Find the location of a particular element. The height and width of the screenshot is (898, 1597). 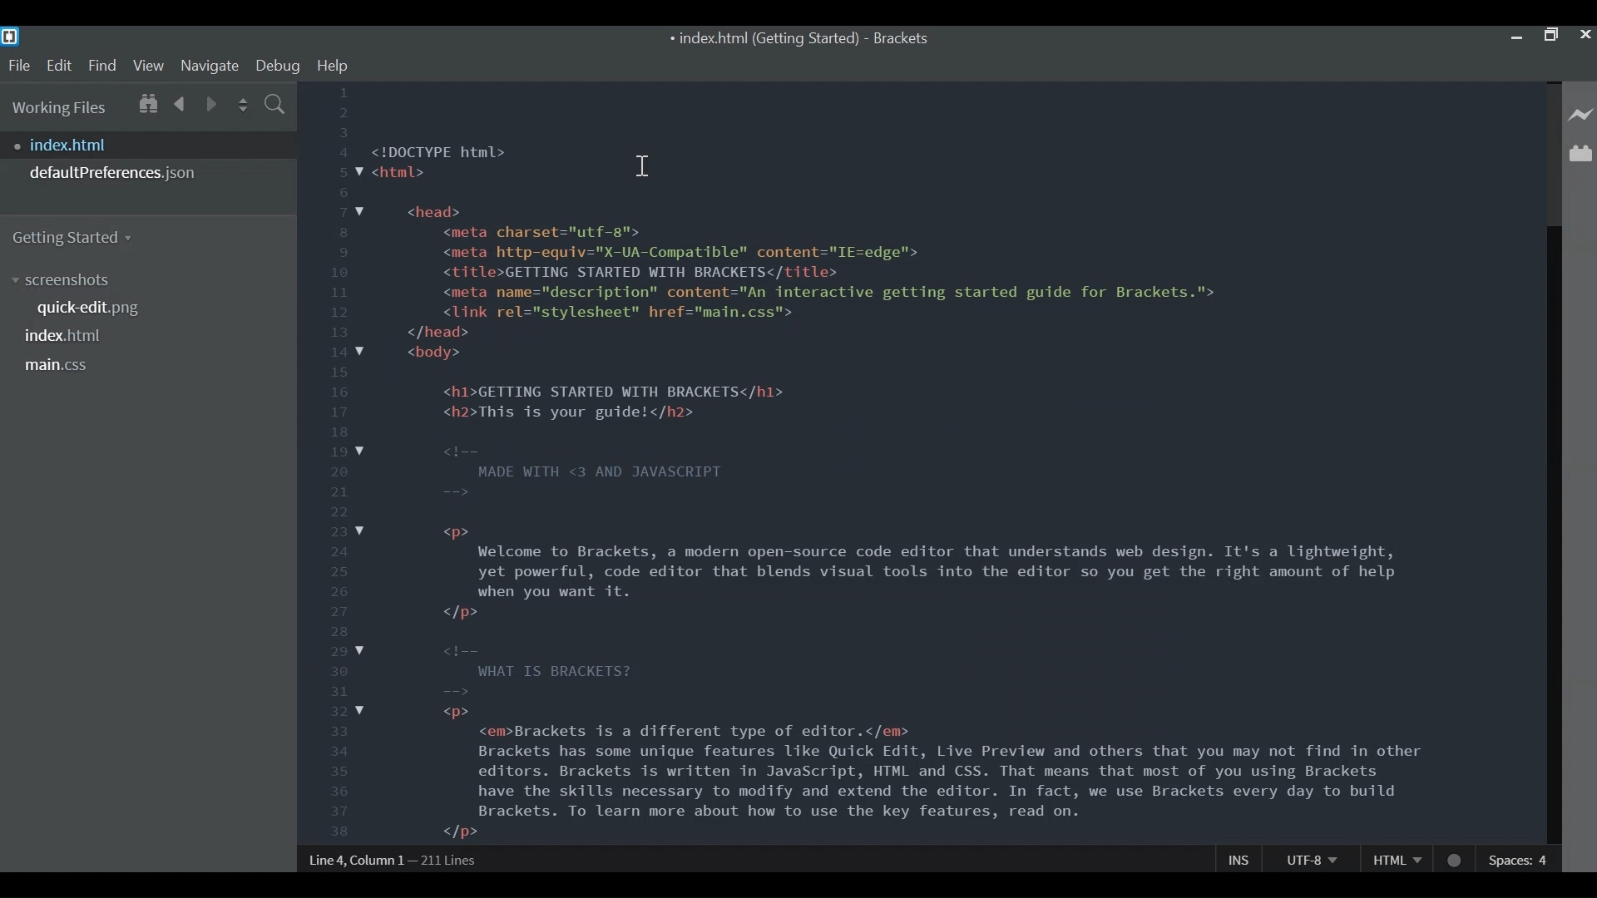

Navigate Forward is located at coordinates (212, 102).